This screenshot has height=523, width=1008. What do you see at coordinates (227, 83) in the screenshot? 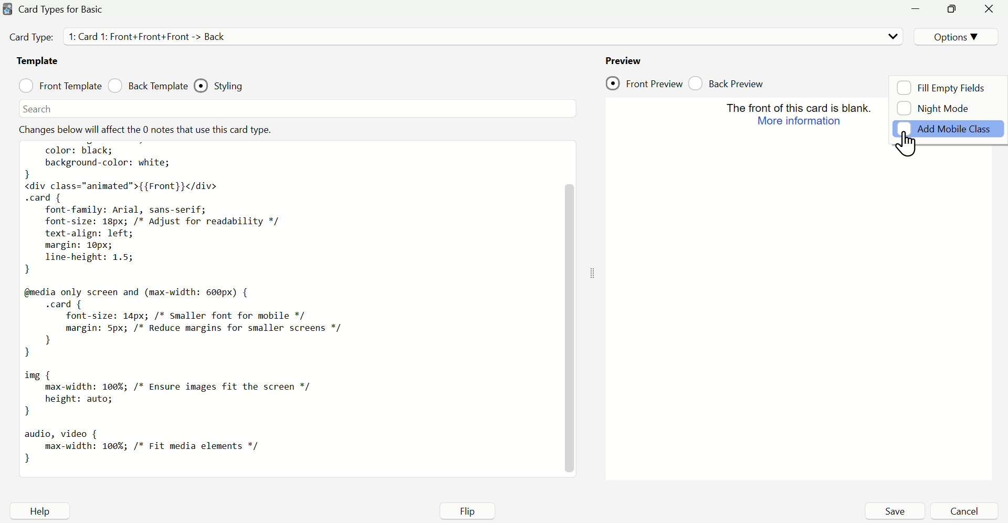
I see `Styling` at bounding box center [227, 83].